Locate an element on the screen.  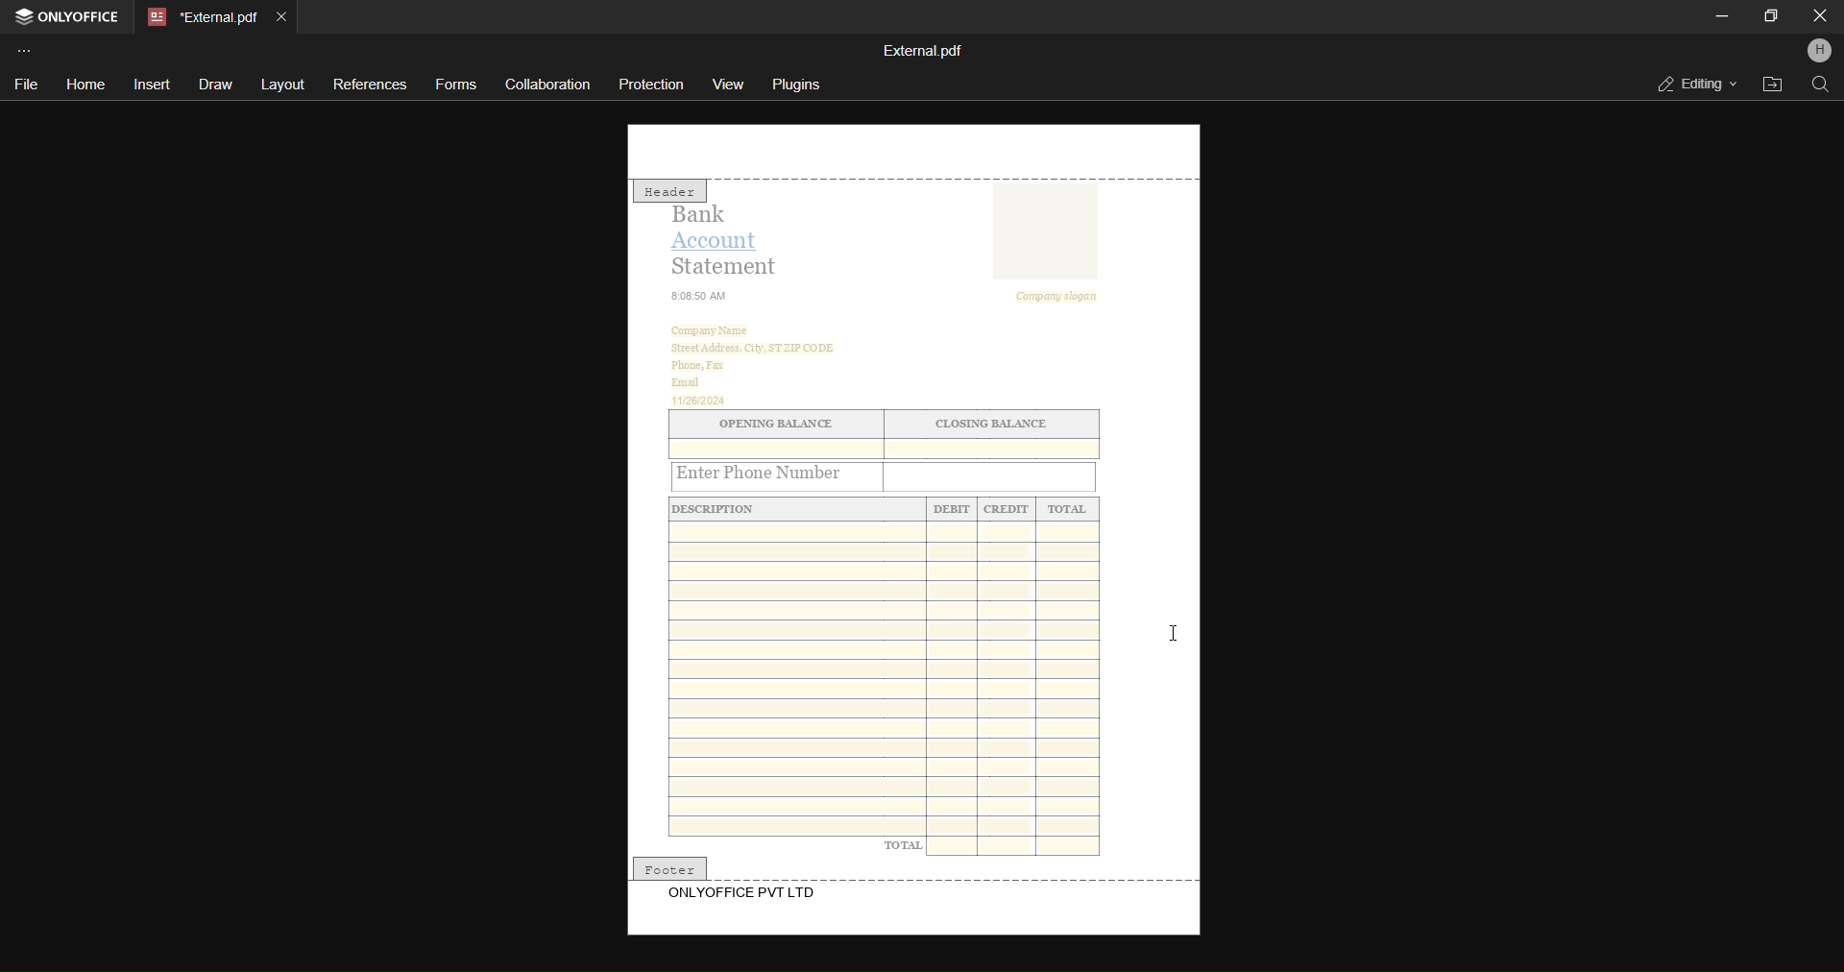
protection is located at coordinates (653, 85).